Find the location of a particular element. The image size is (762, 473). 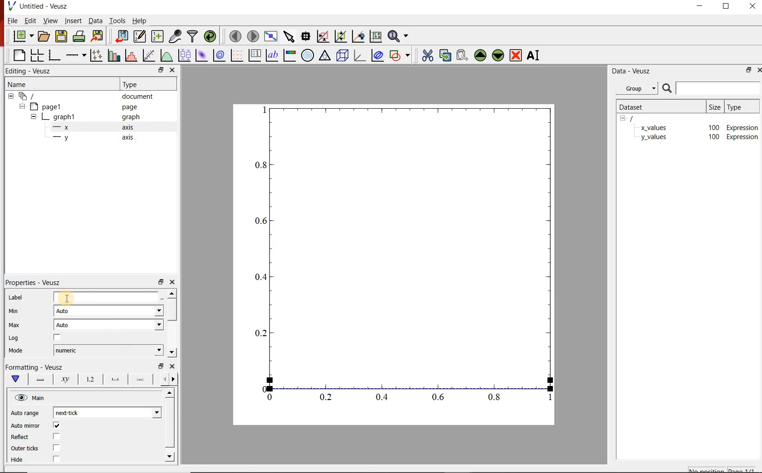

minor ticks is located at coordinates (142, 379).